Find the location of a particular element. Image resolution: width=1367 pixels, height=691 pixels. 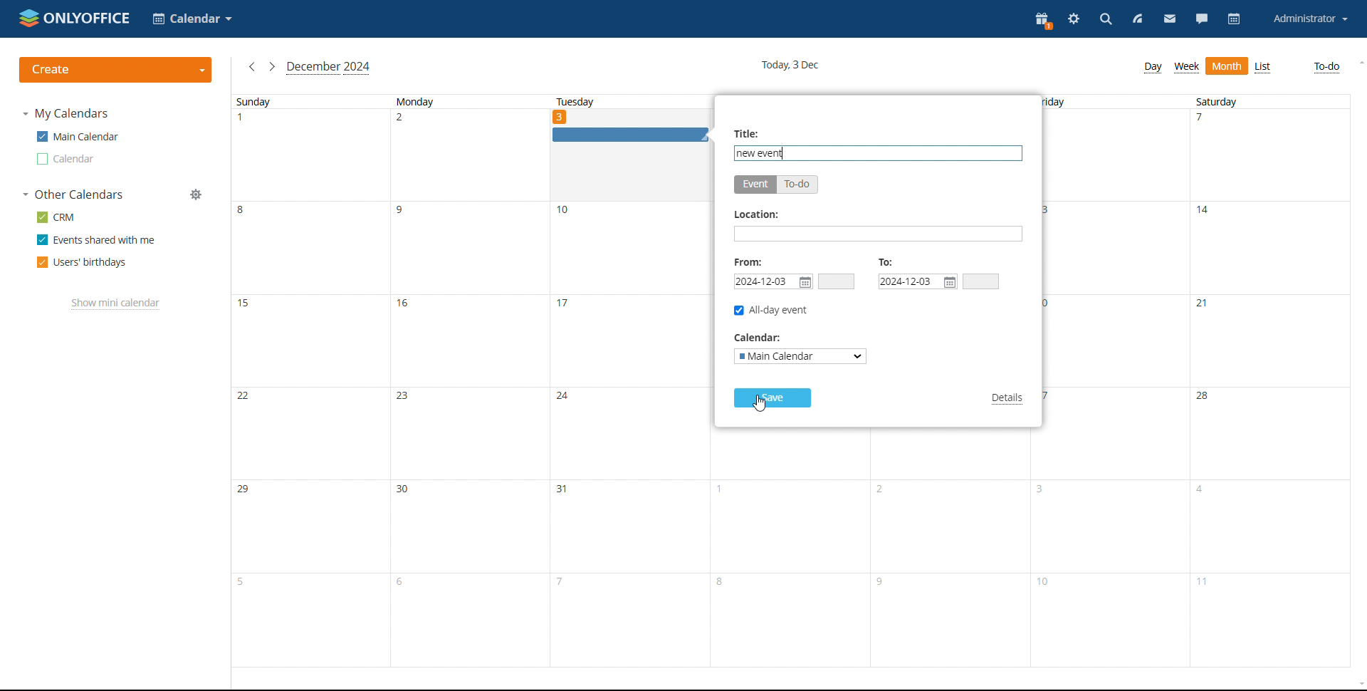

event name added is located at coordinates (761, 152).